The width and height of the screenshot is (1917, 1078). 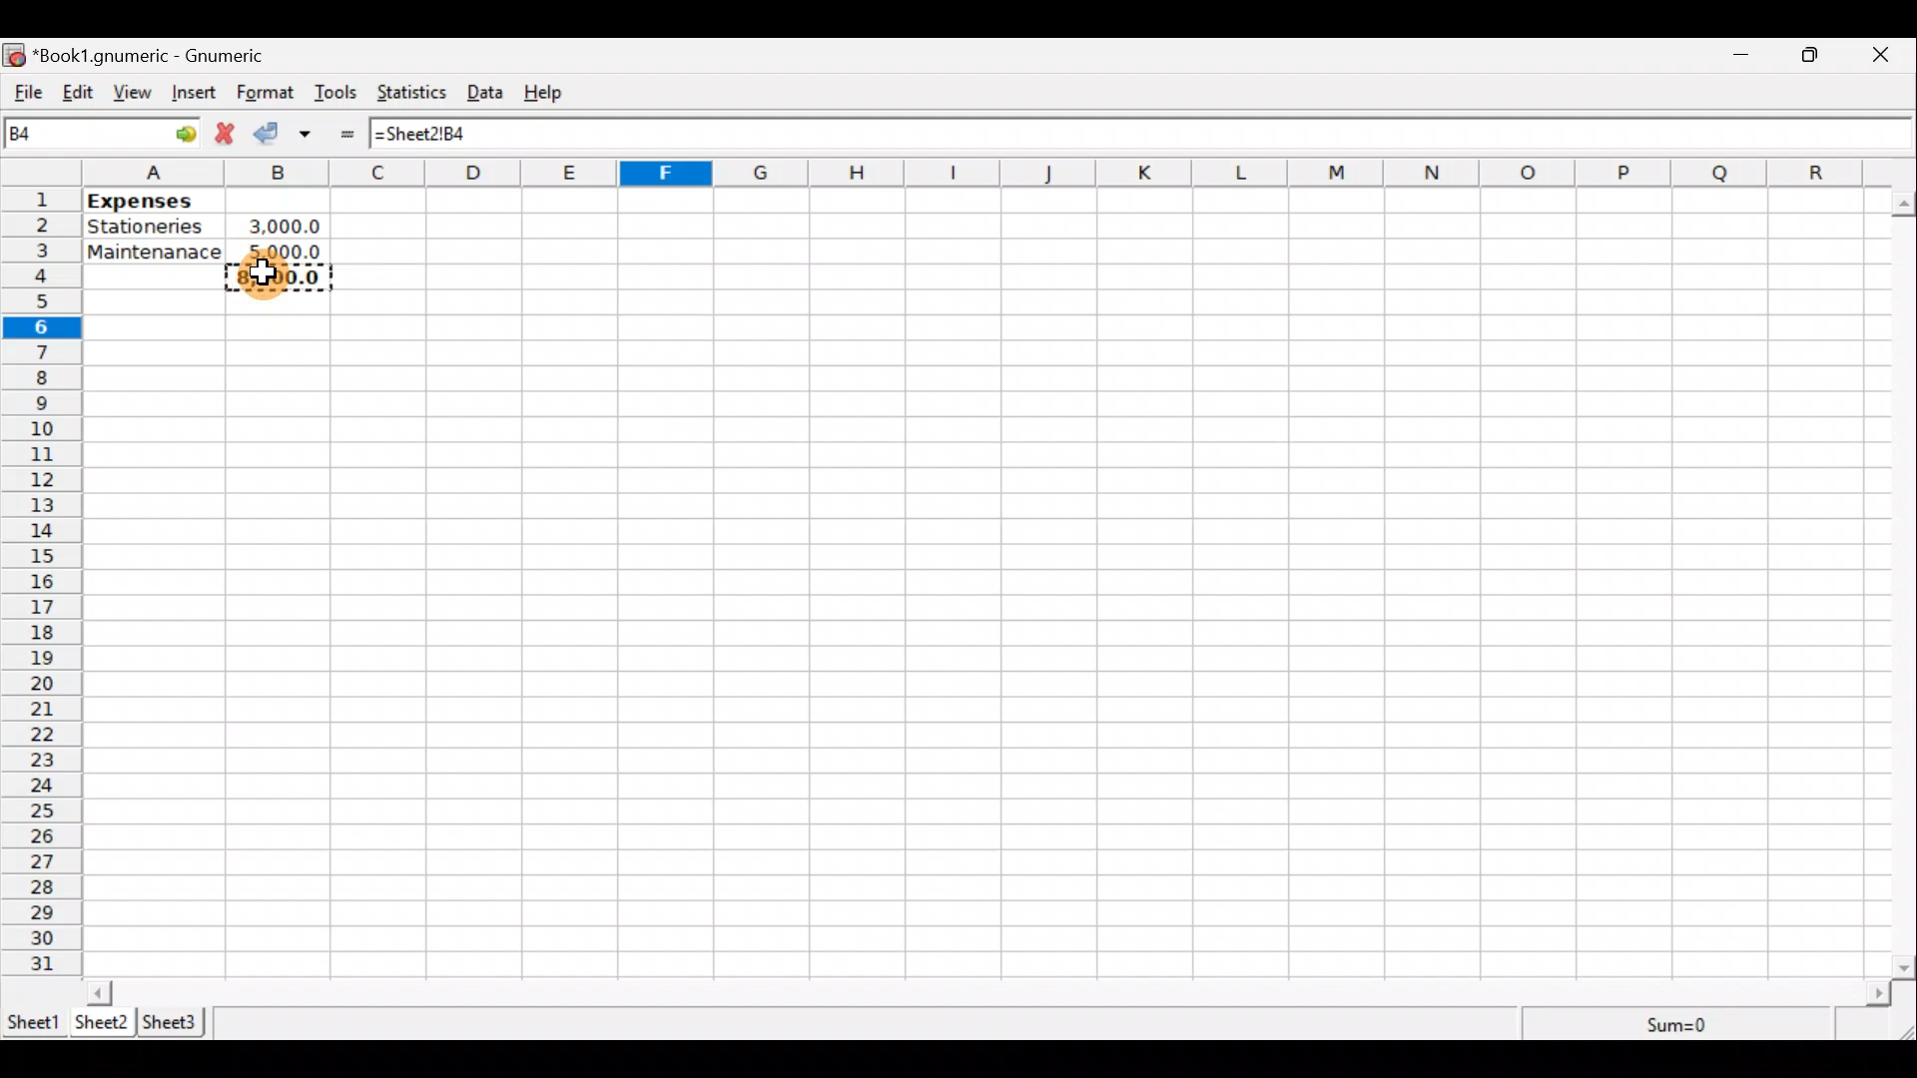 I want to click on 8000, so click(x=280, y=277).